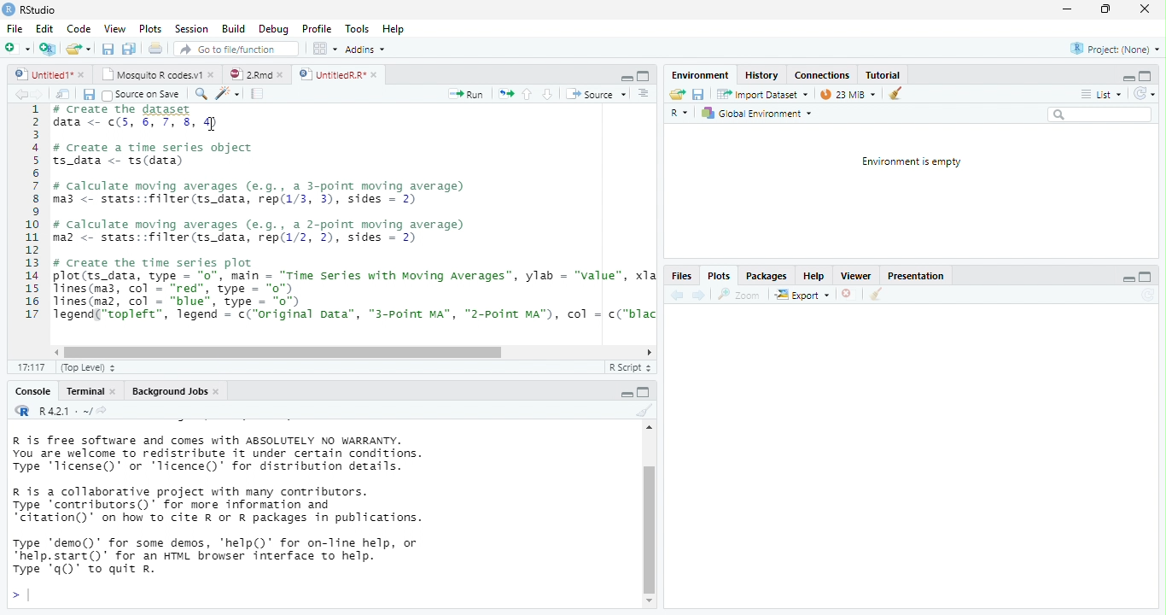  I want to click on code tool, so click(229, 93).